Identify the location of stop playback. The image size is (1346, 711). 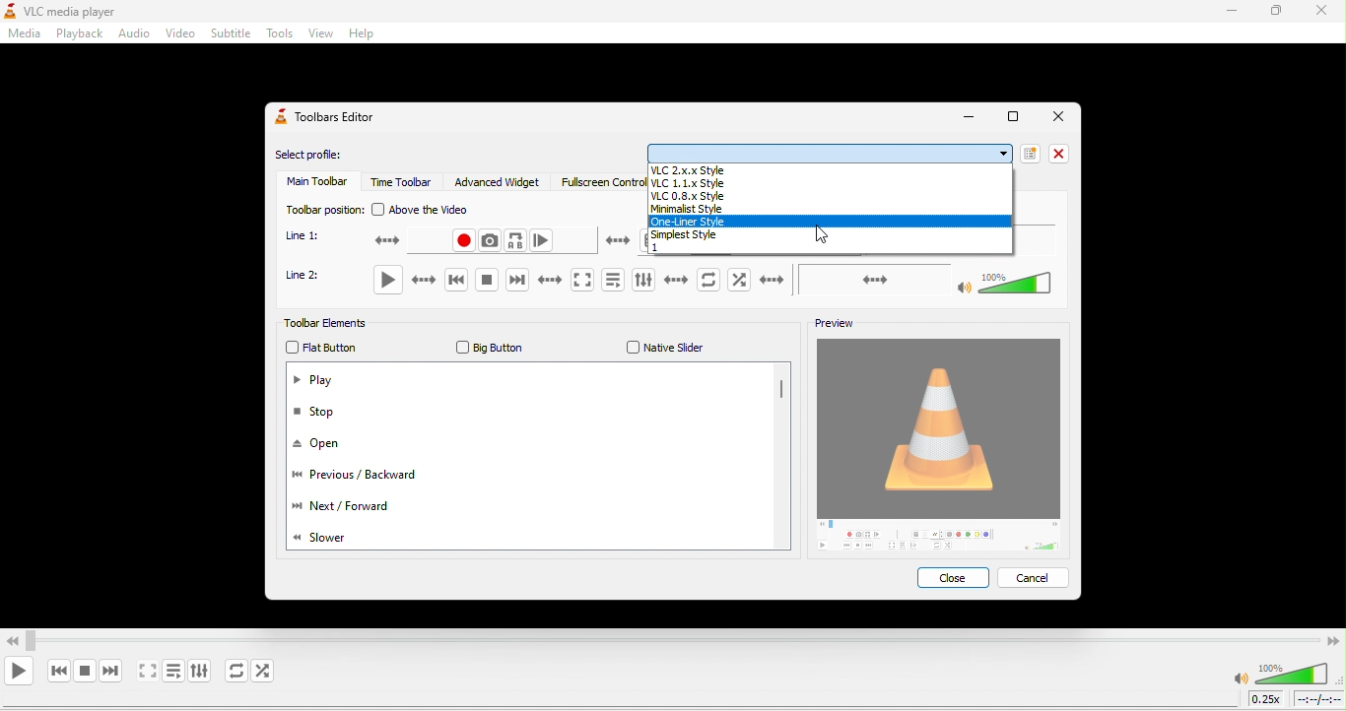
(483, 278).